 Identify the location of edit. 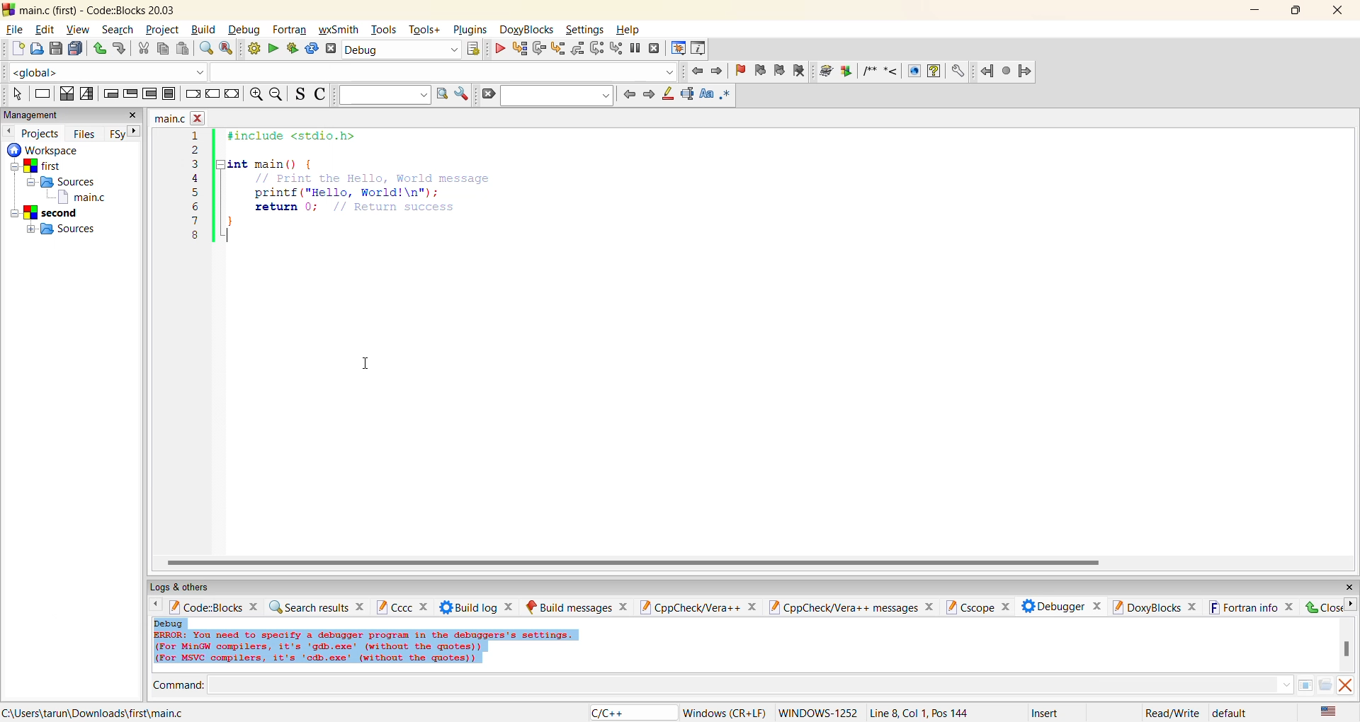
(47, 29).